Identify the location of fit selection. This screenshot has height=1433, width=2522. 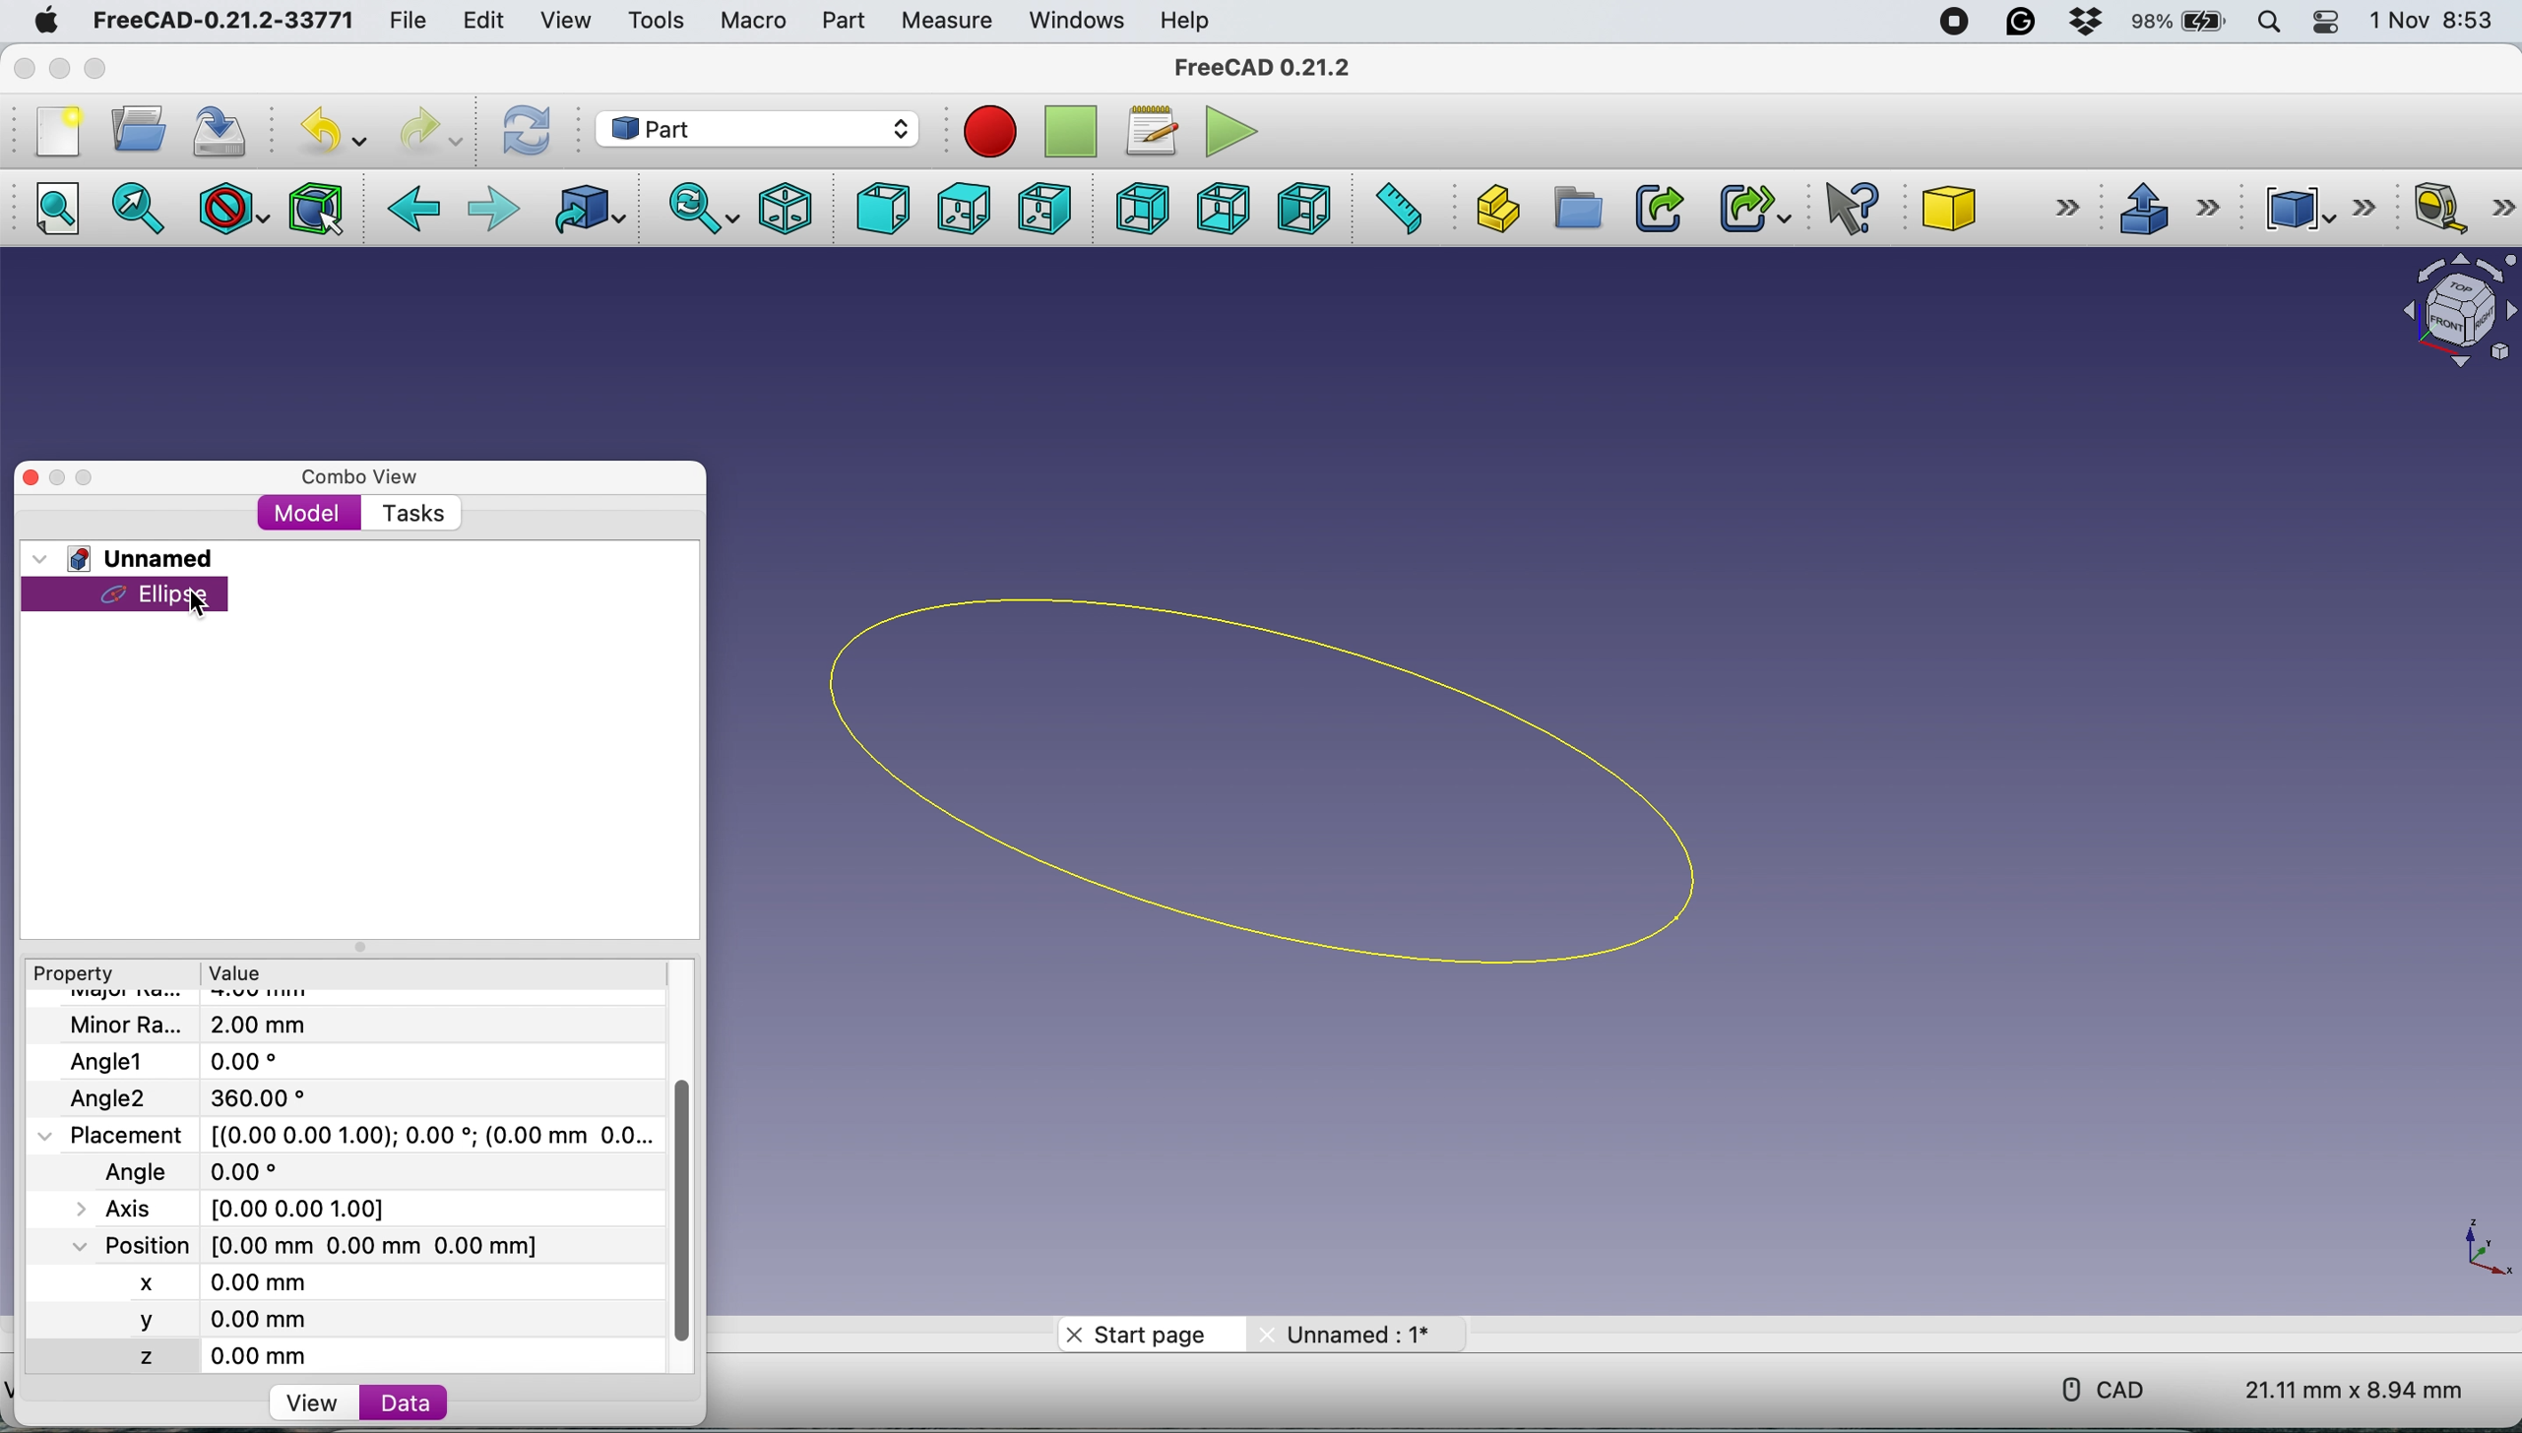
(139, 208).